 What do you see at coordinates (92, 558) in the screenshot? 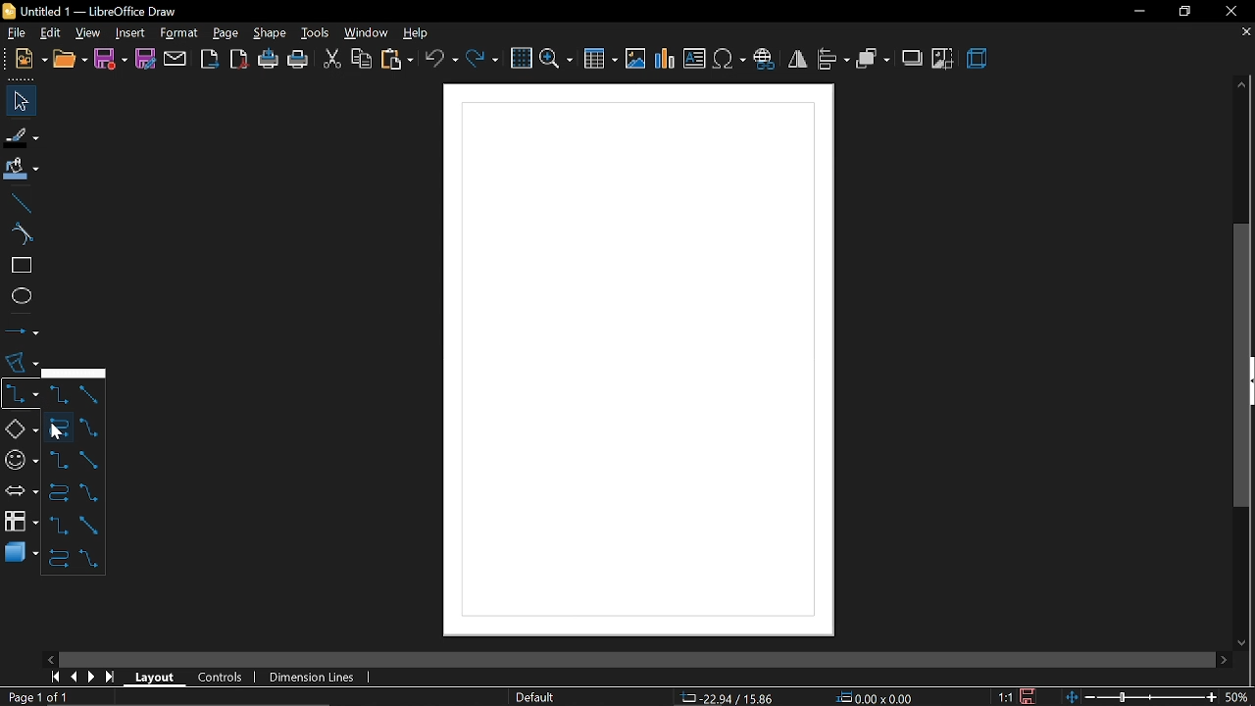
I see `Line connector with arrows` at bounding box center [92, 558].